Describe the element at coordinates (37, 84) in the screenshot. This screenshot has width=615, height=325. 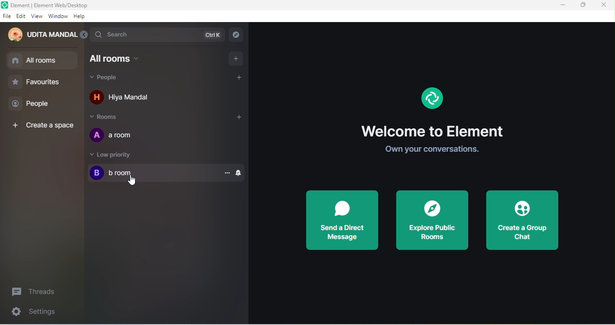
I see `favourites` at that location.